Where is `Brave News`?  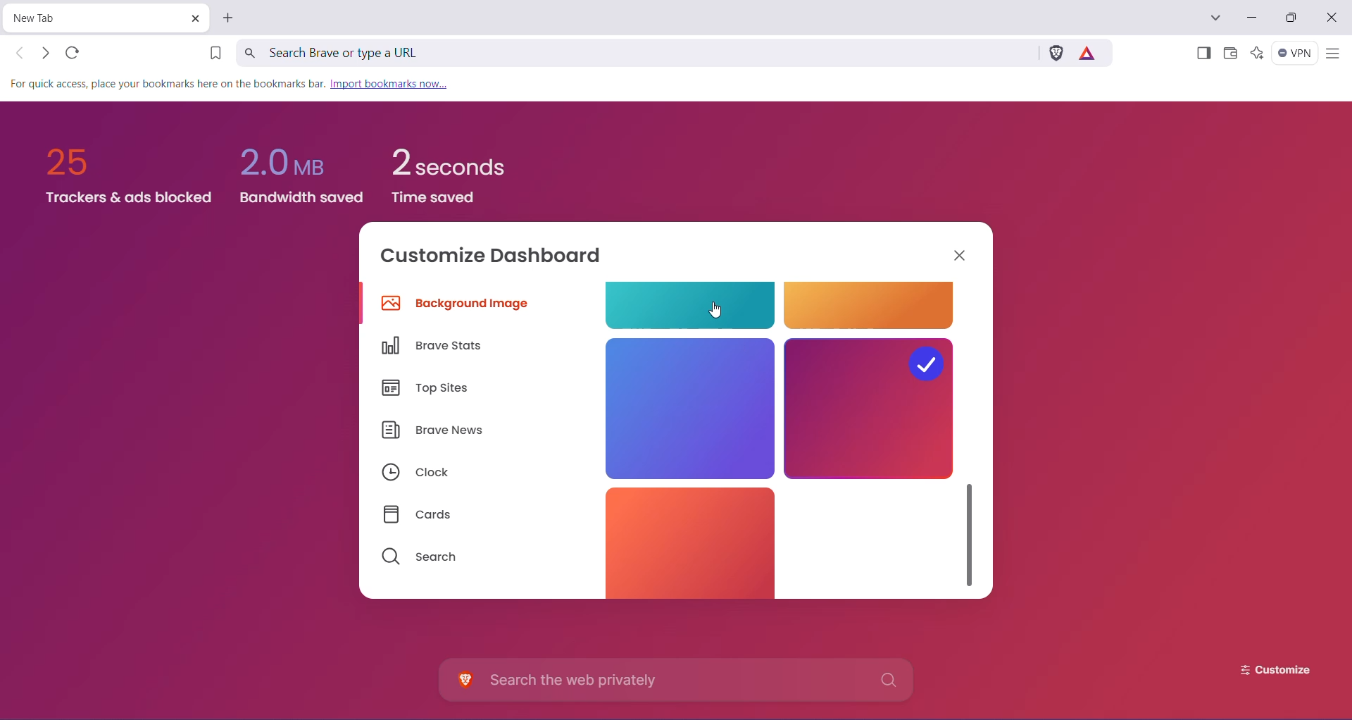 Brave News is located at coordinates (433, 432).